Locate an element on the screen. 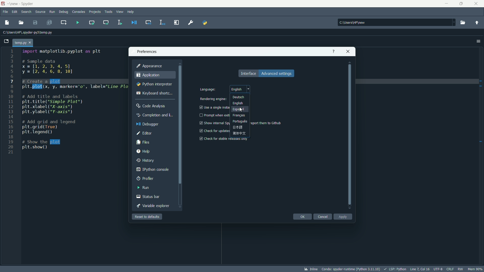  tools is located at coordinates (109, 12).